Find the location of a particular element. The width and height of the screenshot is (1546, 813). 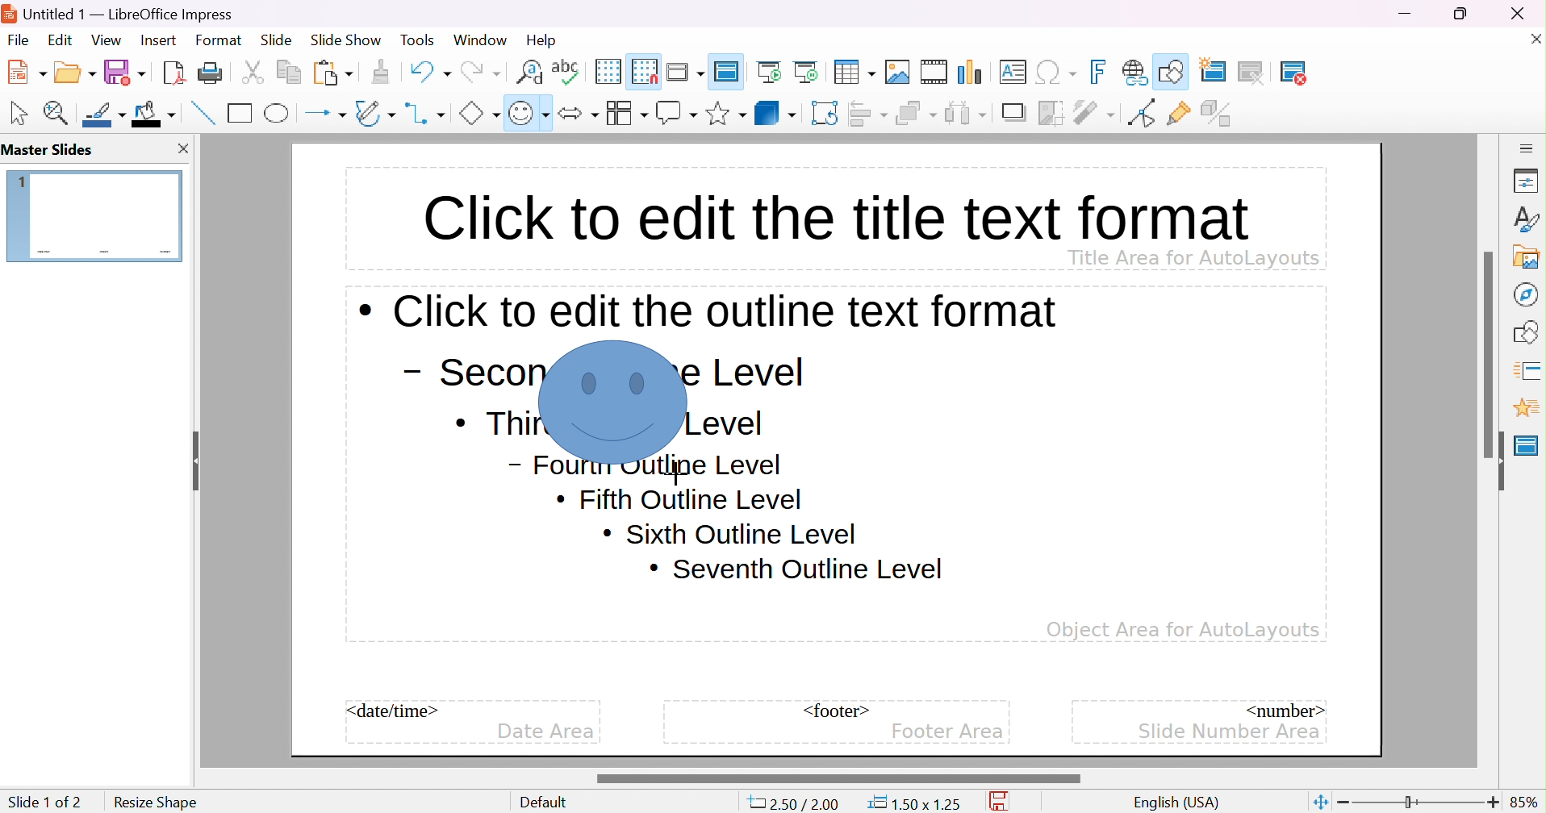

paste is located at coordinates (333, 71).